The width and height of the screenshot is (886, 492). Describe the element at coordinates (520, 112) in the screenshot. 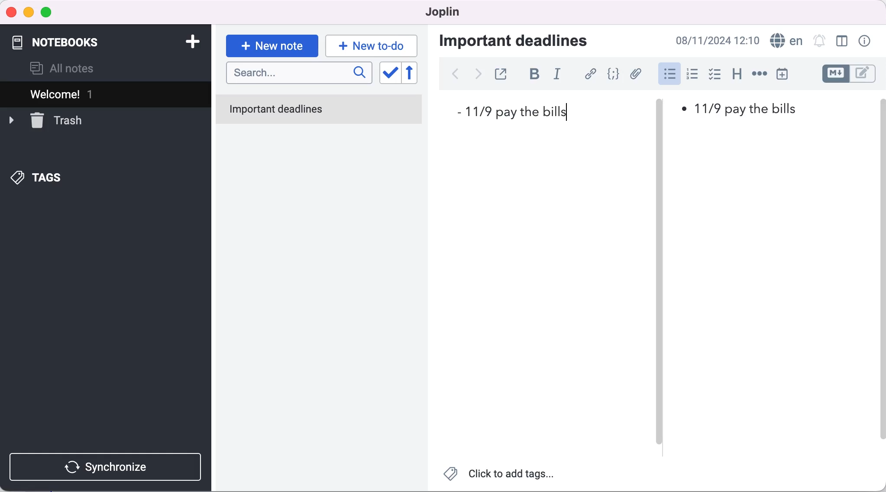

I see `deadline 1` at that location.